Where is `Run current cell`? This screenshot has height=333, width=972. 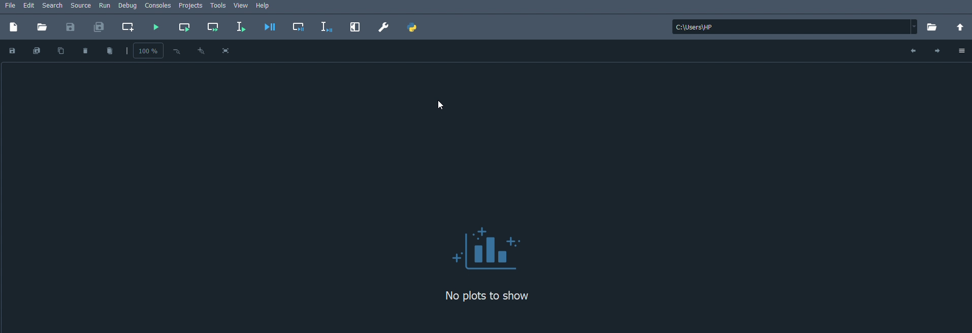
Run current cell is located at coordinates (184, 28).